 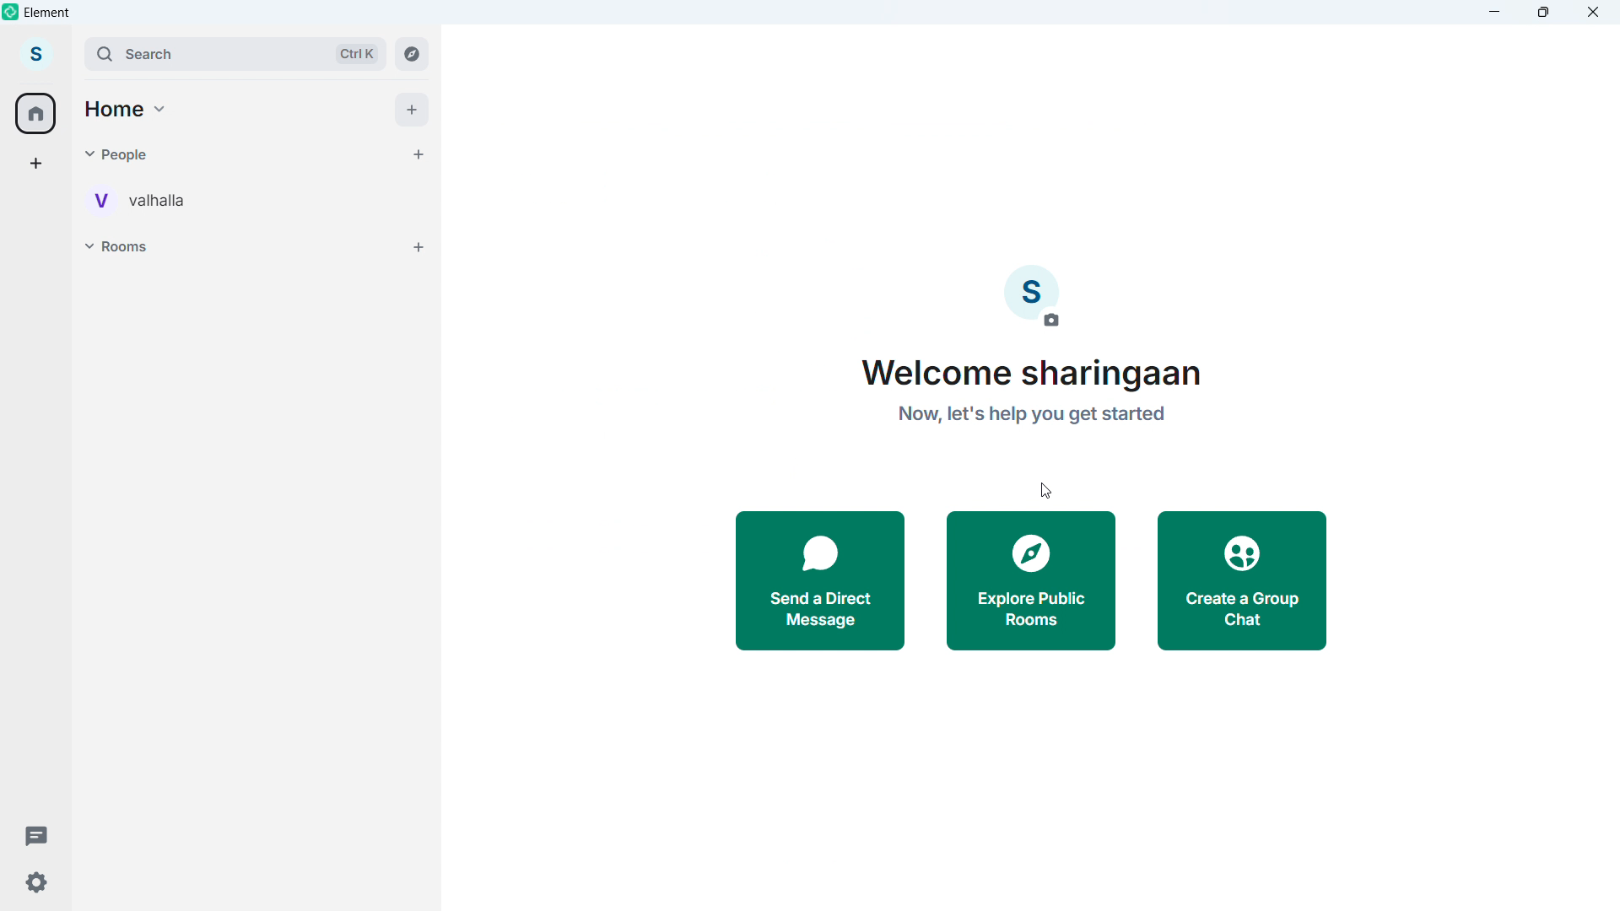 I want to click on Create a group chat , so click(x=1245, y=582).